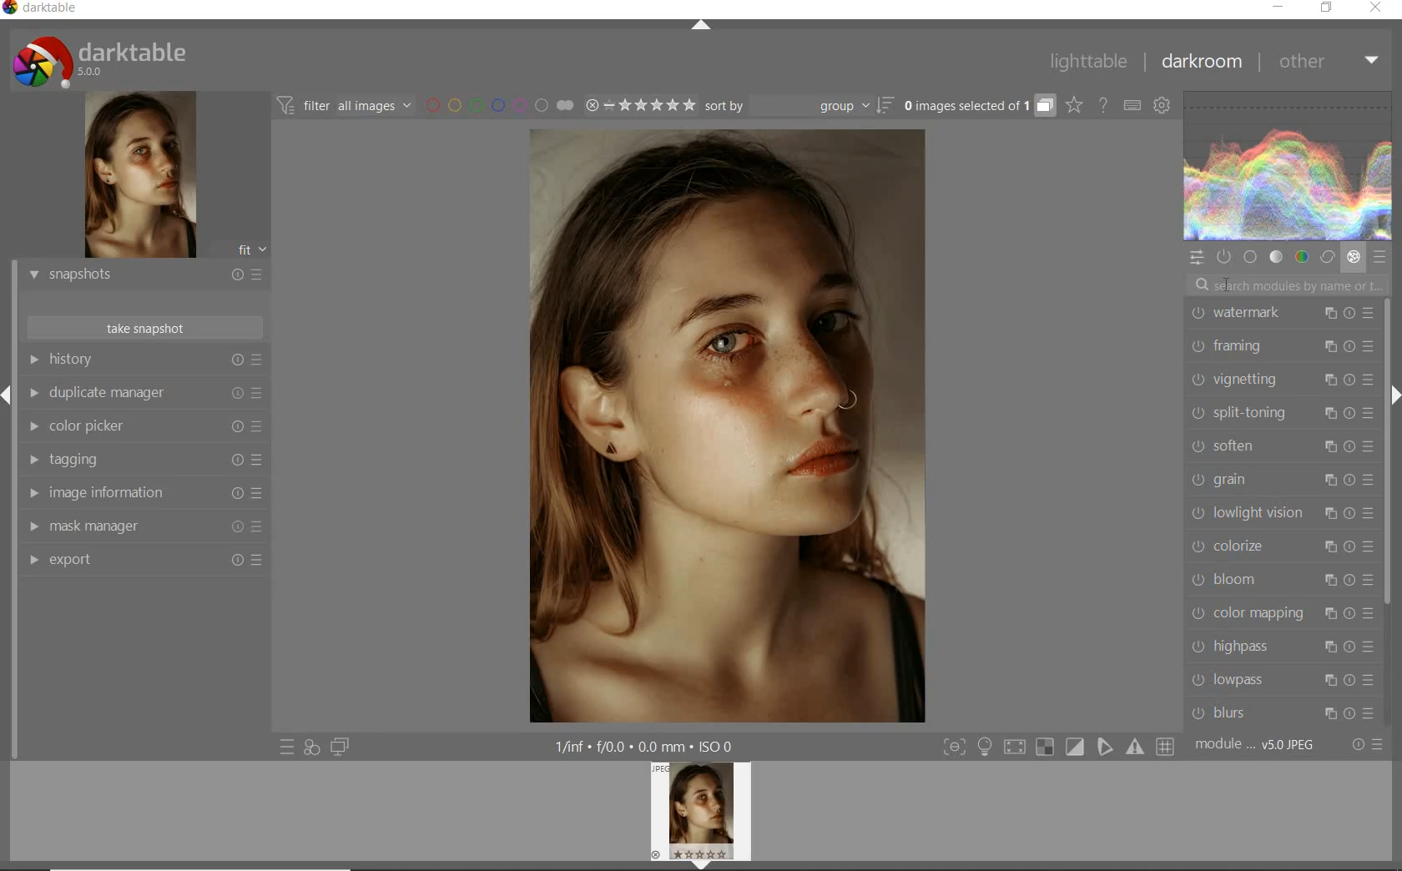 The height and width of the screenshot is (871, 1402). What do you see at coordinates (1266, 747) in the screenshot?
I see `module....V5.0jpeg` at bounding box center [1266, 747].